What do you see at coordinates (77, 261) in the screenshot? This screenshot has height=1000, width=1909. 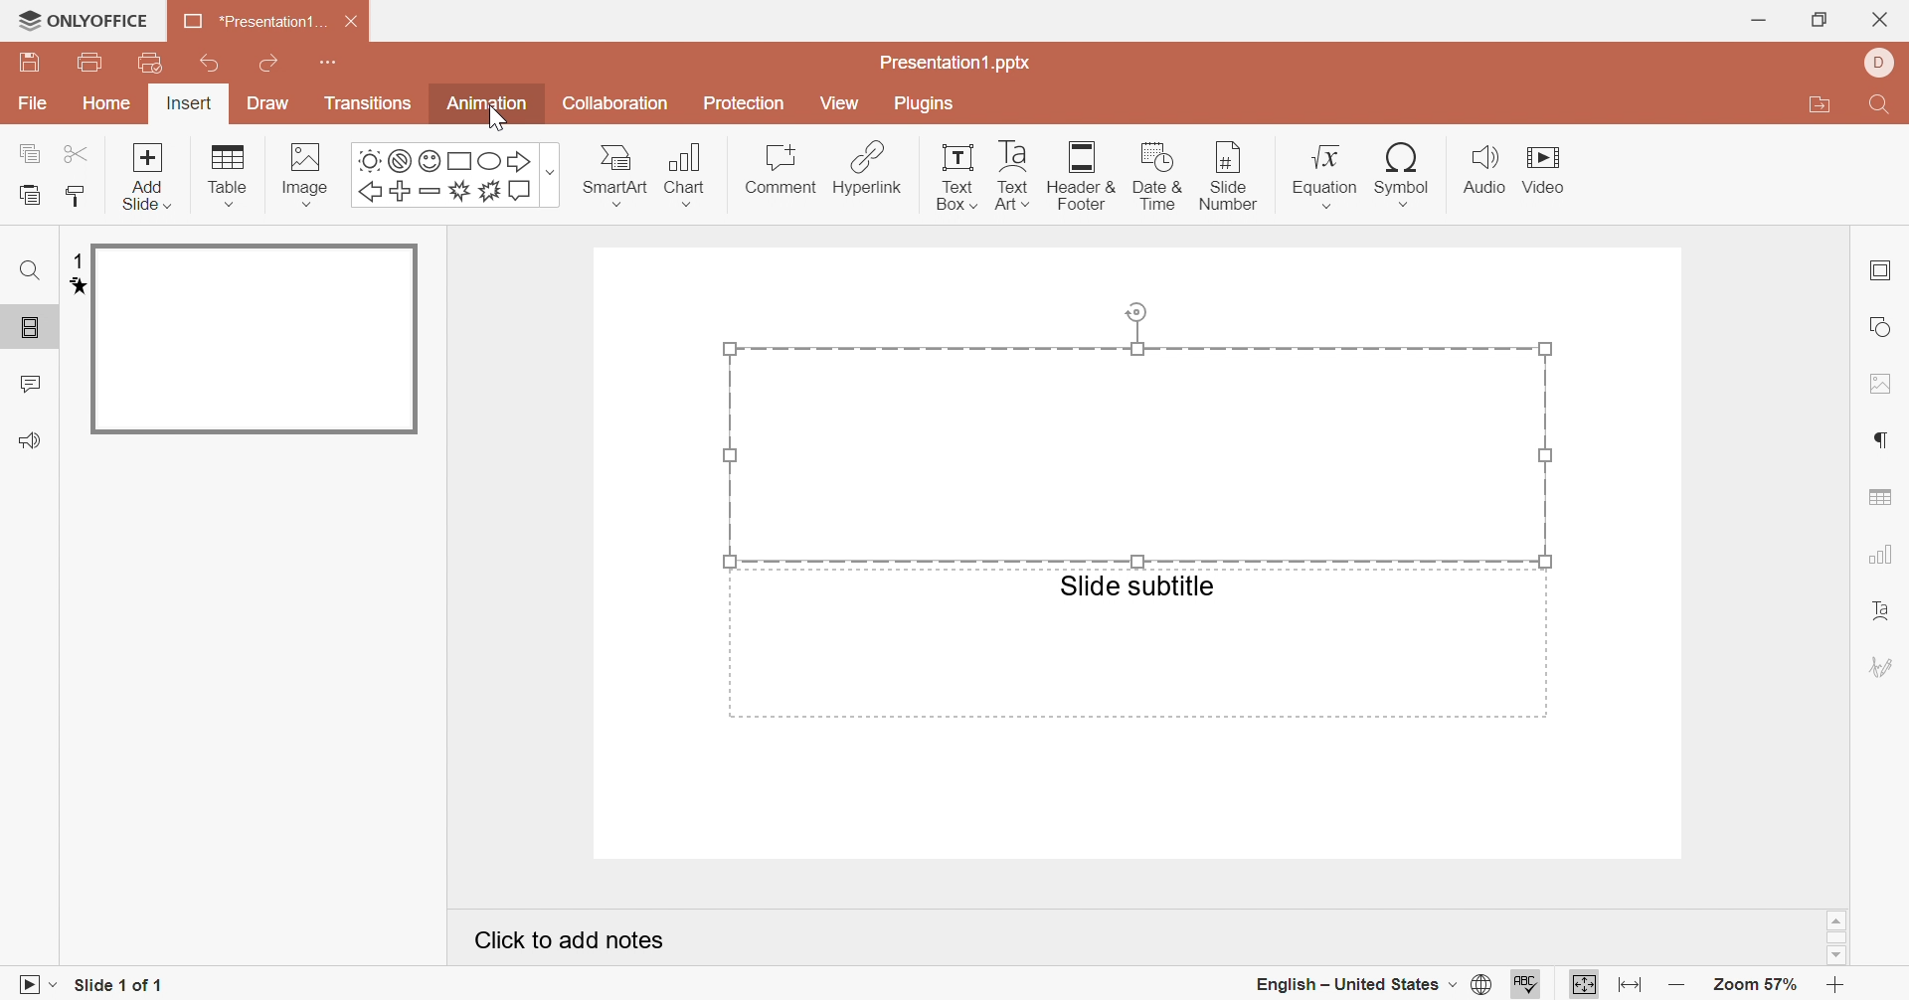 I see `1` at bounding box center [77, 261].